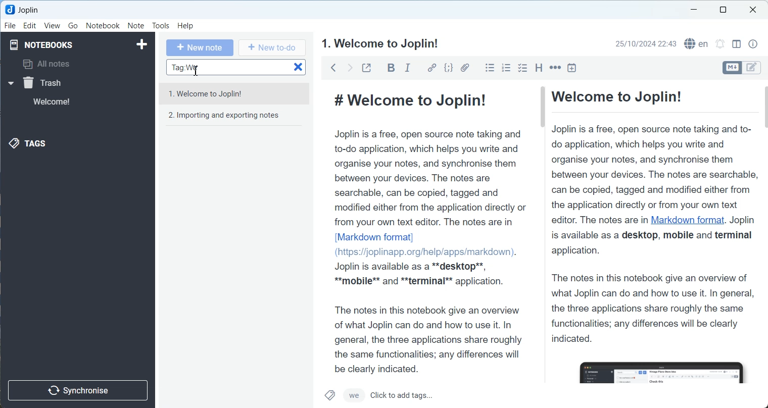 The width and height of the screenshot is (768, 408). Describe the element at coordinates (356, 398) in the screenshot. I see `Tag Name- we` at that location.